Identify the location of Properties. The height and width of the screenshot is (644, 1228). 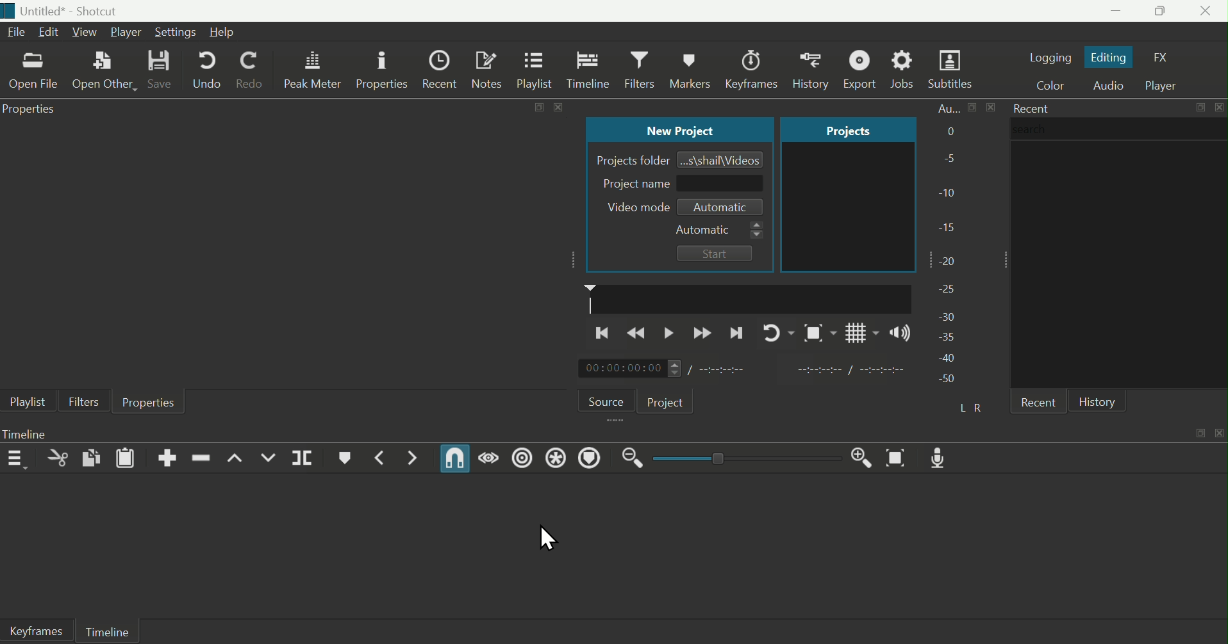
(31, 110).